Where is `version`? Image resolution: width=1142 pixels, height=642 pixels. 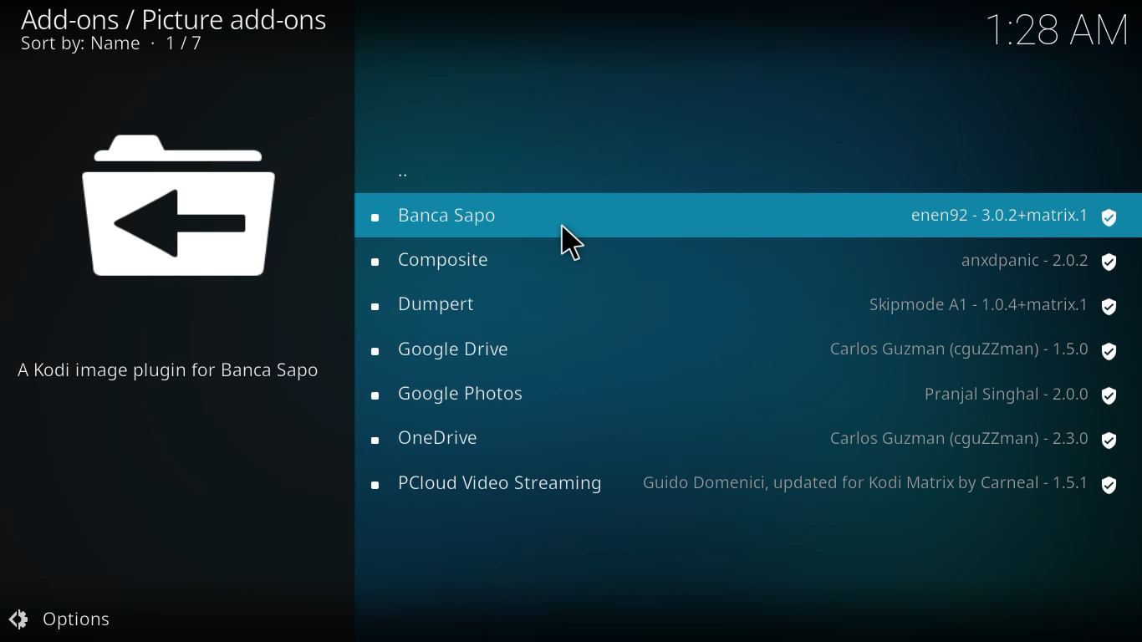
version is located at coordinates (992, 305).